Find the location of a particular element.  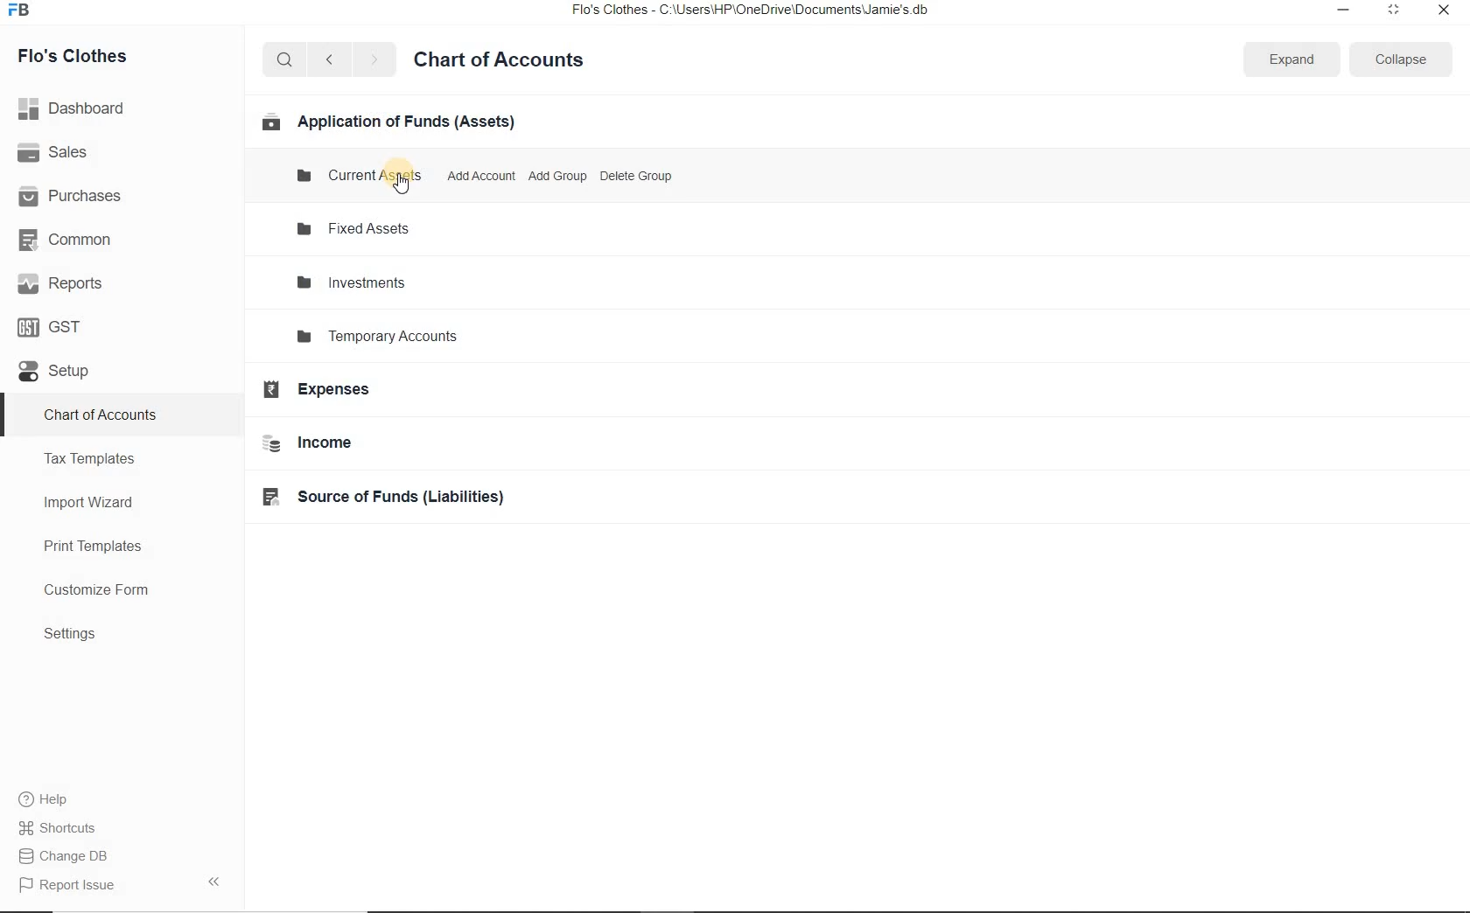

Change DB is located at coordinates (65, 854).